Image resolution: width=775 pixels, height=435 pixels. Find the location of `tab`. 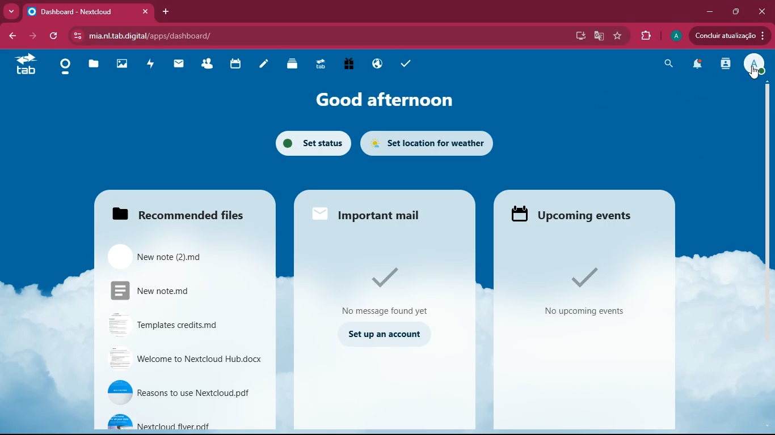

tab is located at coordinates (321, 63).